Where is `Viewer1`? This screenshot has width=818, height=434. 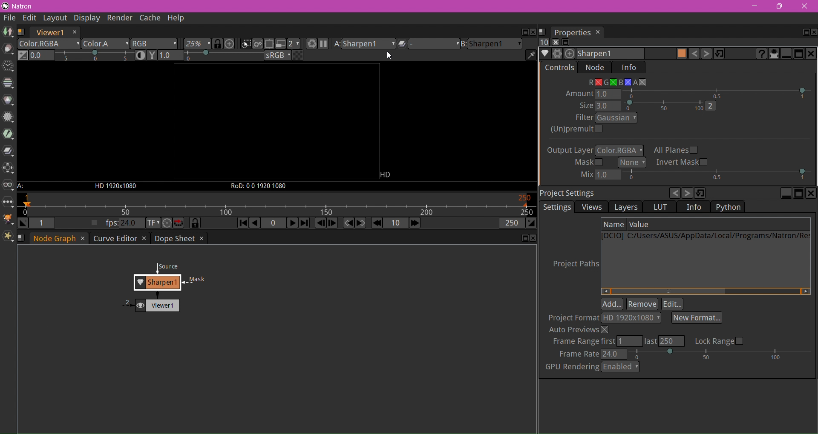 Viewer1 is located at coordinates (49, 32).